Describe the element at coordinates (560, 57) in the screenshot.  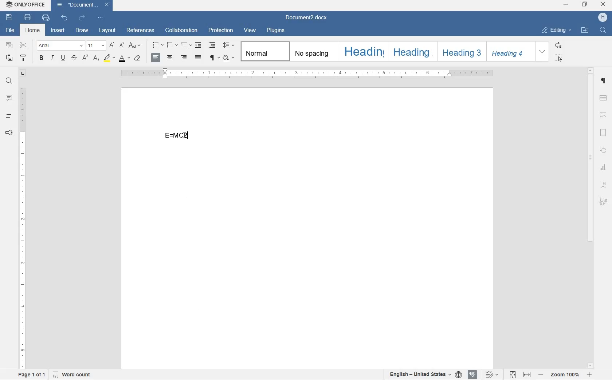
I see `select all` at that location.